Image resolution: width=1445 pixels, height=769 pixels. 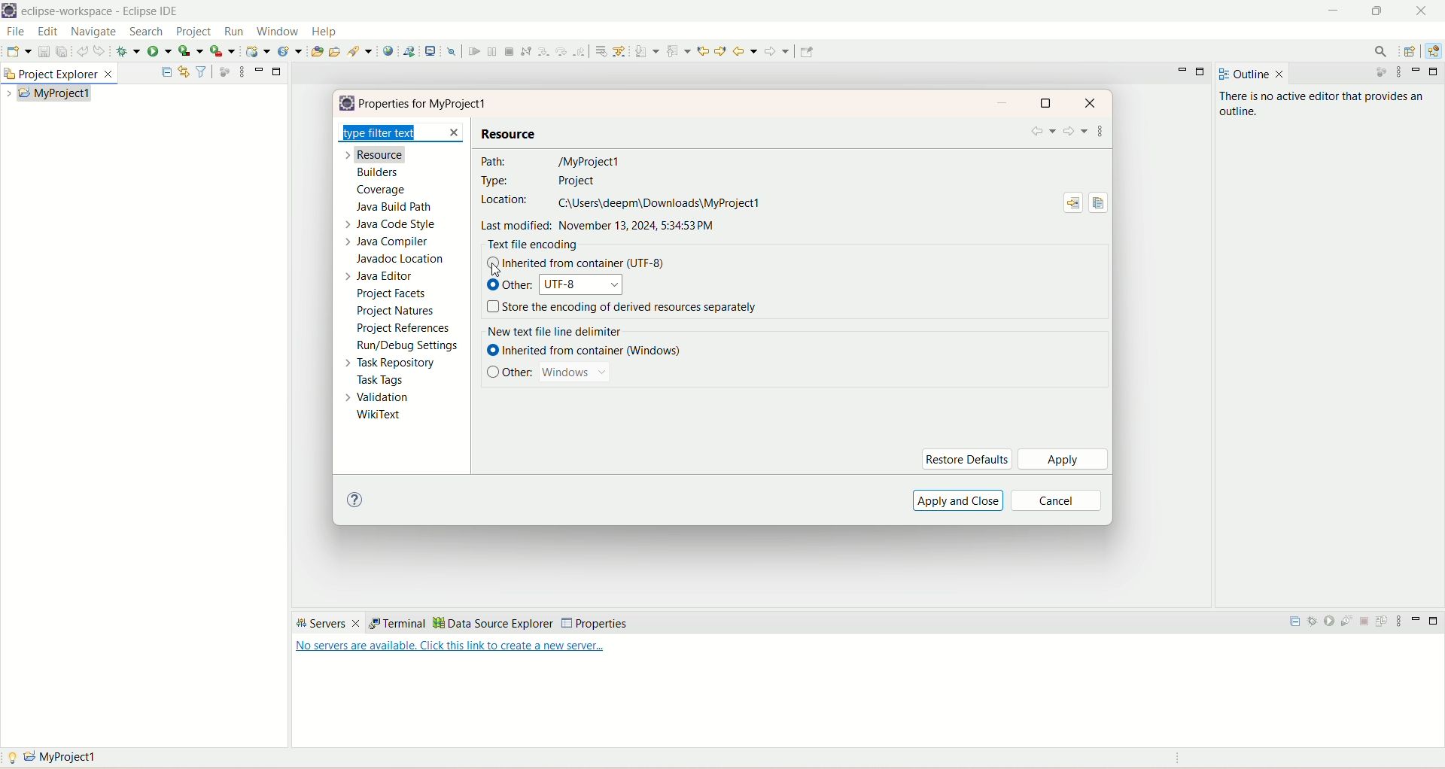 What do you see at coordinates (377, 154) in the screenshot?
I see `resource` at bounding box center [377, 154].